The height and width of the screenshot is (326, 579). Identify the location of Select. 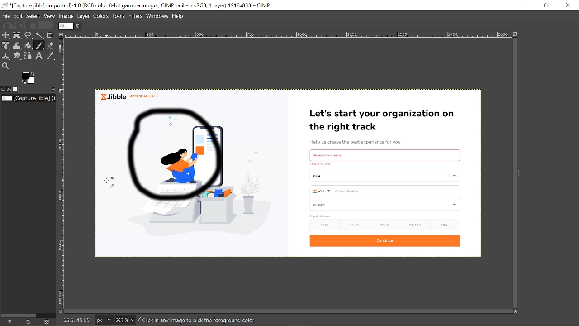
(33, 16).